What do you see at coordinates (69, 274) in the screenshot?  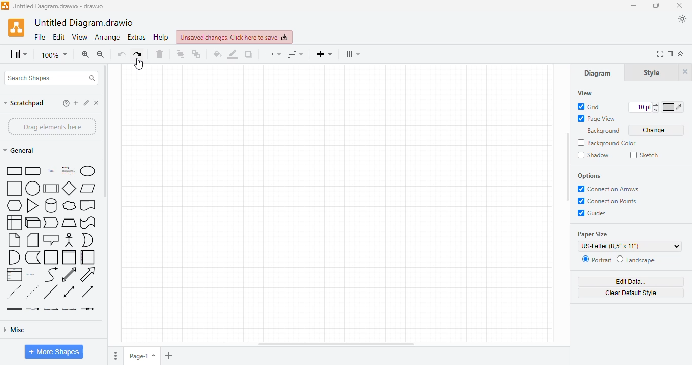 I see `bidirectional arrow` at bounding box center [69, 274].